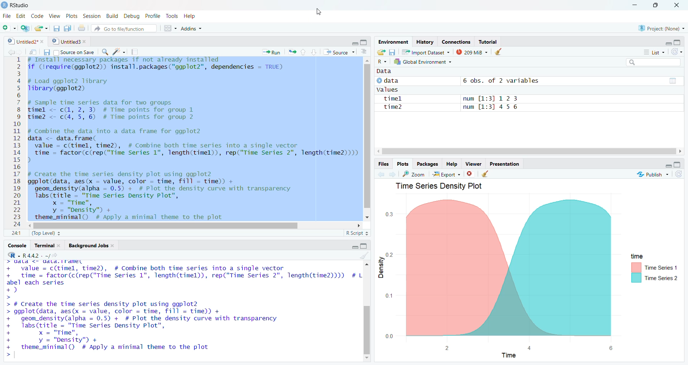  I want to click on Debug, so click(131, 15).